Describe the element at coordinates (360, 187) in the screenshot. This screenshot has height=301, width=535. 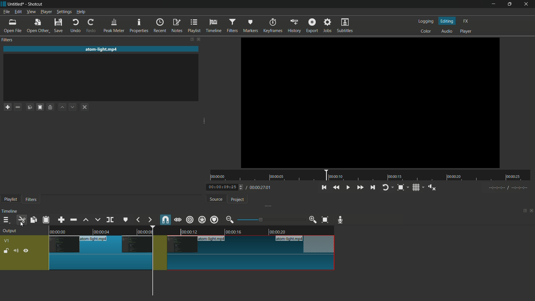
I see `quickly play forward` at that location.